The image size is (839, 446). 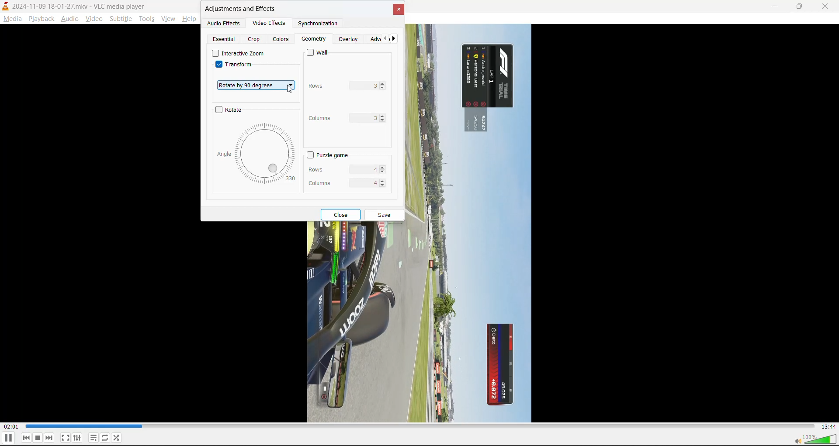 What do you see at coordinates (321, 53) in the screenshot?
I see `wall` at bounding box center [321, 53].